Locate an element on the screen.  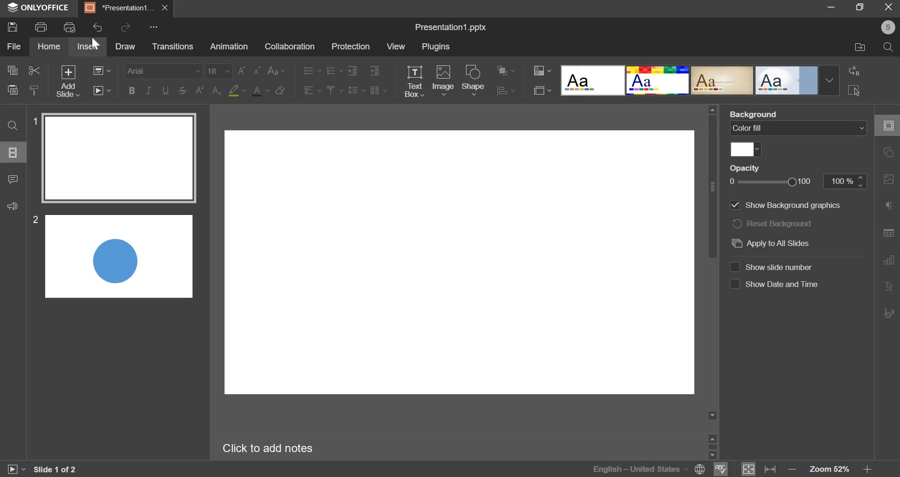
spell check is located at coordinates (721, 469).